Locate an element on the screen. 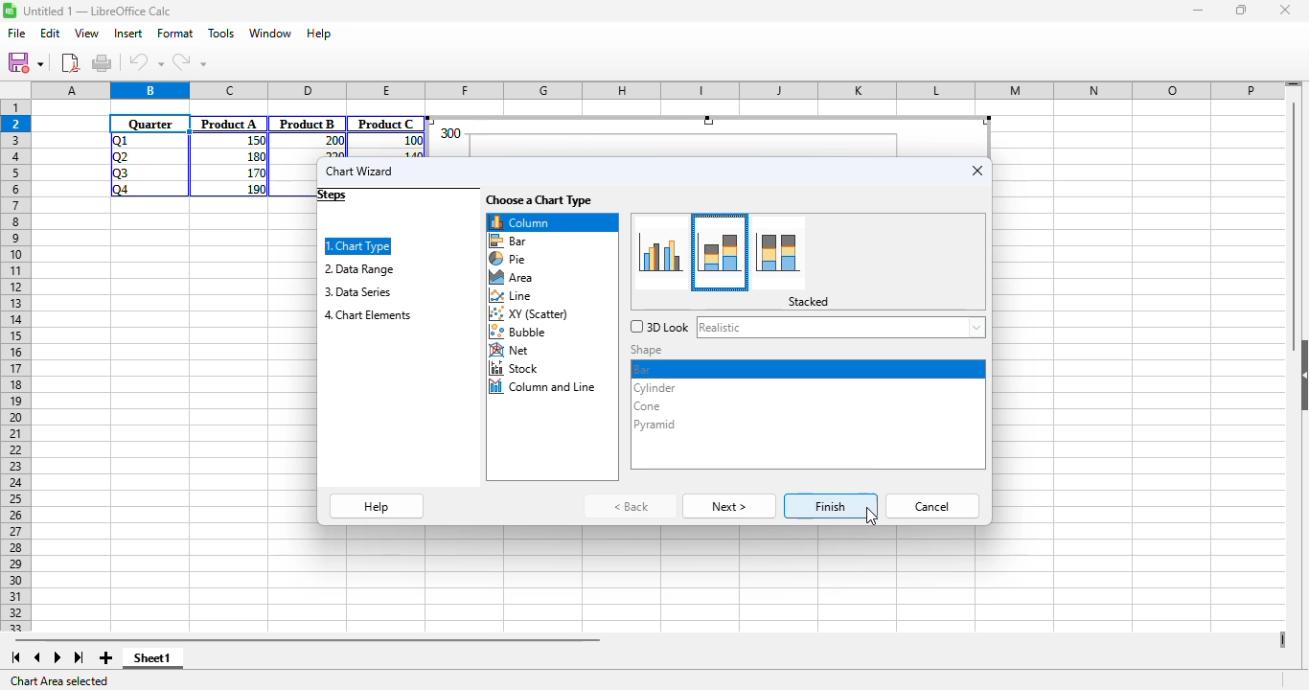  pyramid is located at coordinates (655, 424).